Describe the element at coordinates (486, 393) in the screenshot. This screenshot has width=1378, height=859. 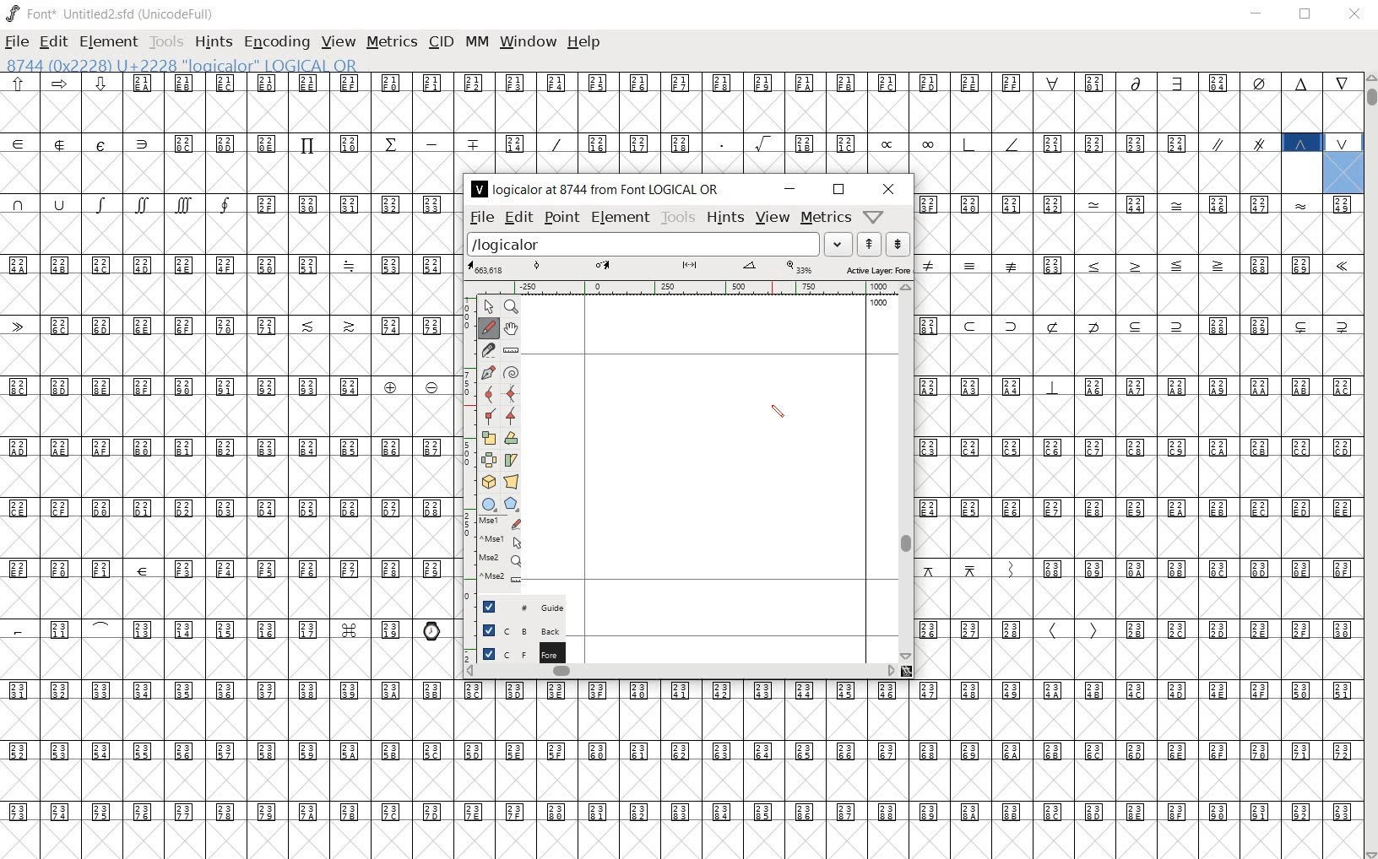
I see `add a curve point always either horizontal or vertical` at that location.